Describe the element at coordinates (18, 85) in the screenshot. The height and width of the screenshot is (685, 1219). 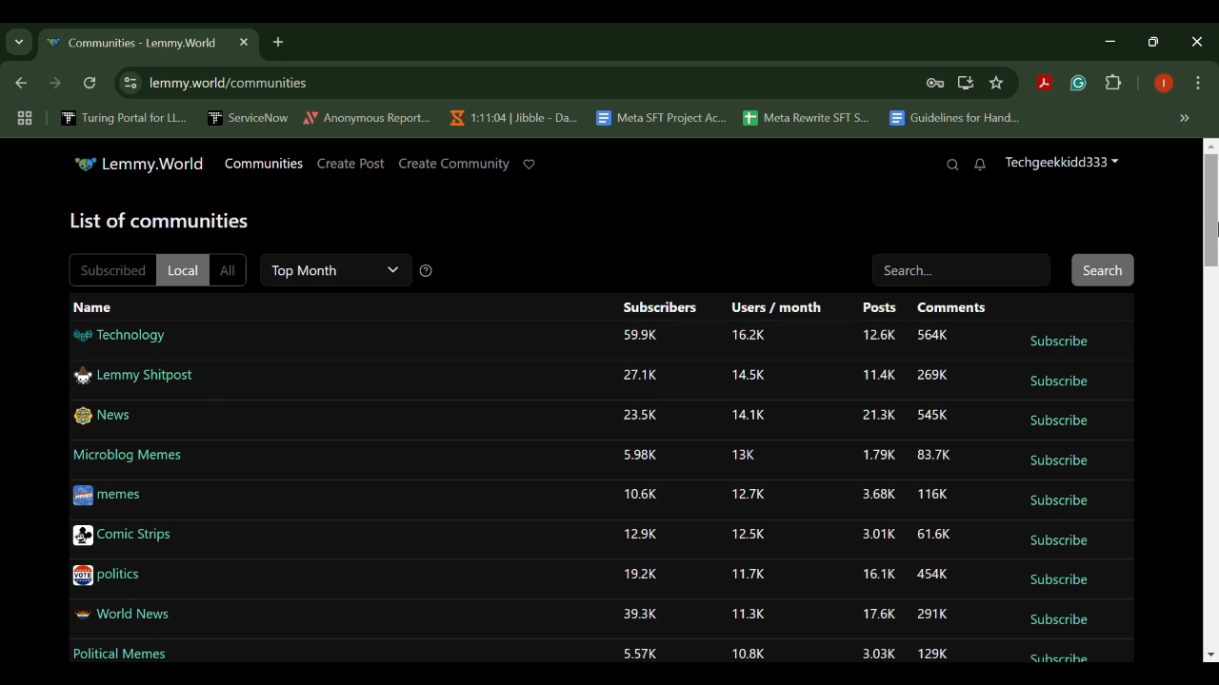
I see `Previous Webpage` at that location.